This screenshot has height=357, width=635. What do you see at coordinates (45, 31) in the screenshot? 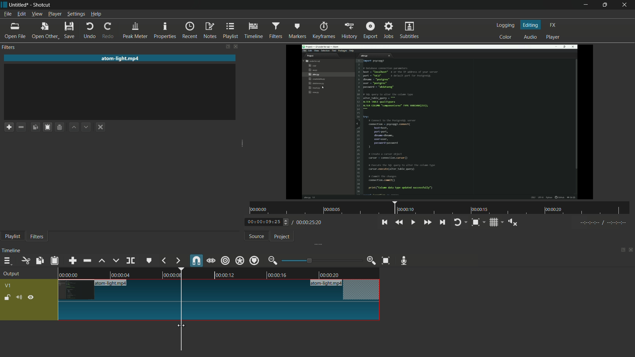
I see `open other` at bounding box center [45, 31].